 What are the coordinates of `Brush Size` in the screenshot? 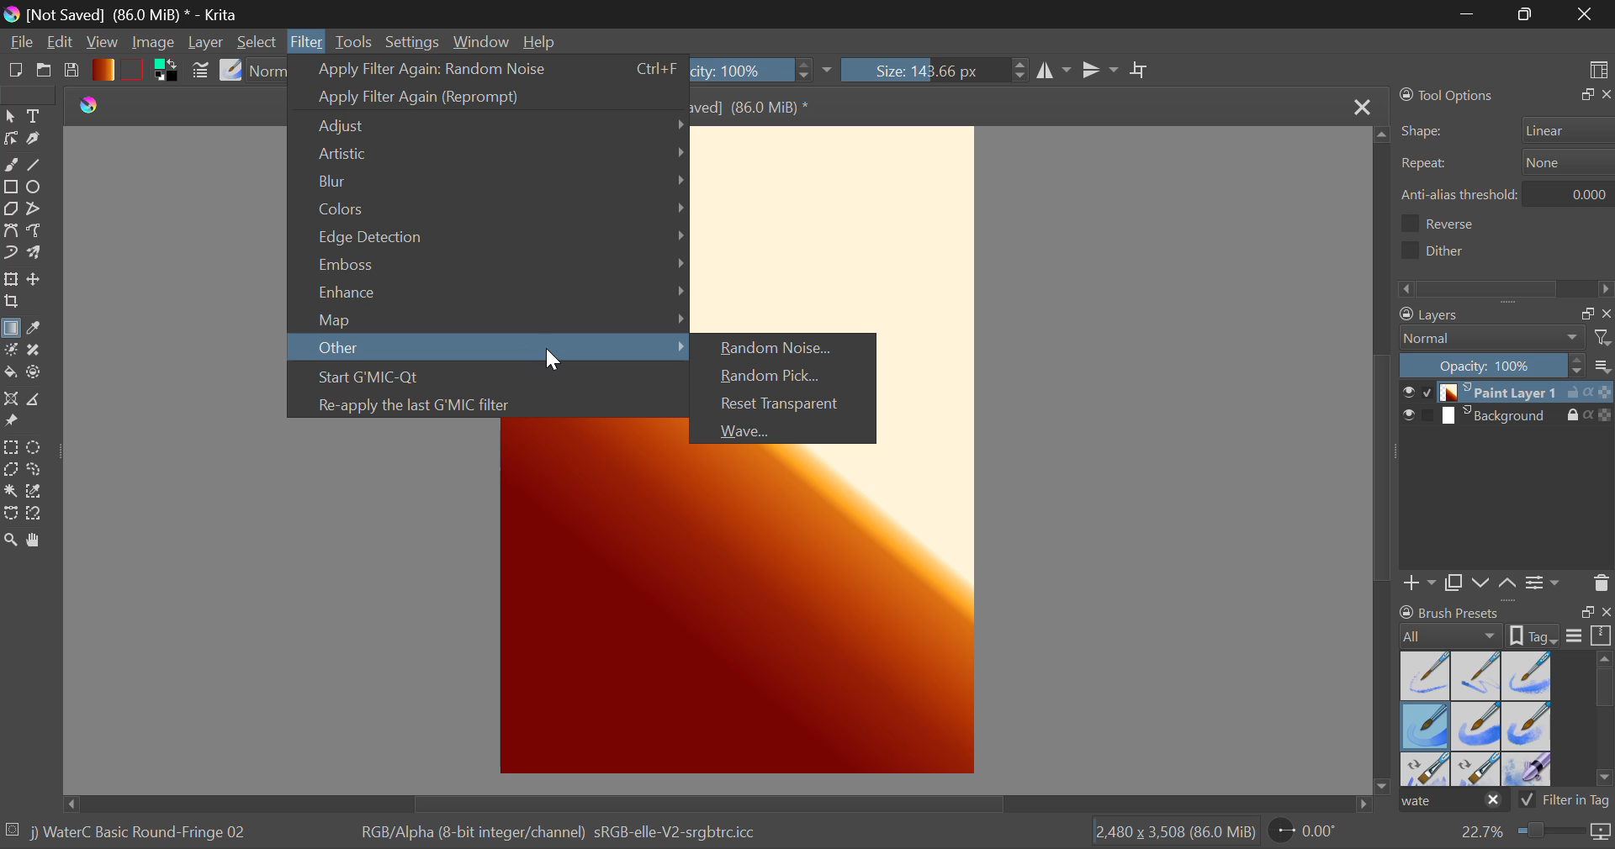 It's located at (935, 71).